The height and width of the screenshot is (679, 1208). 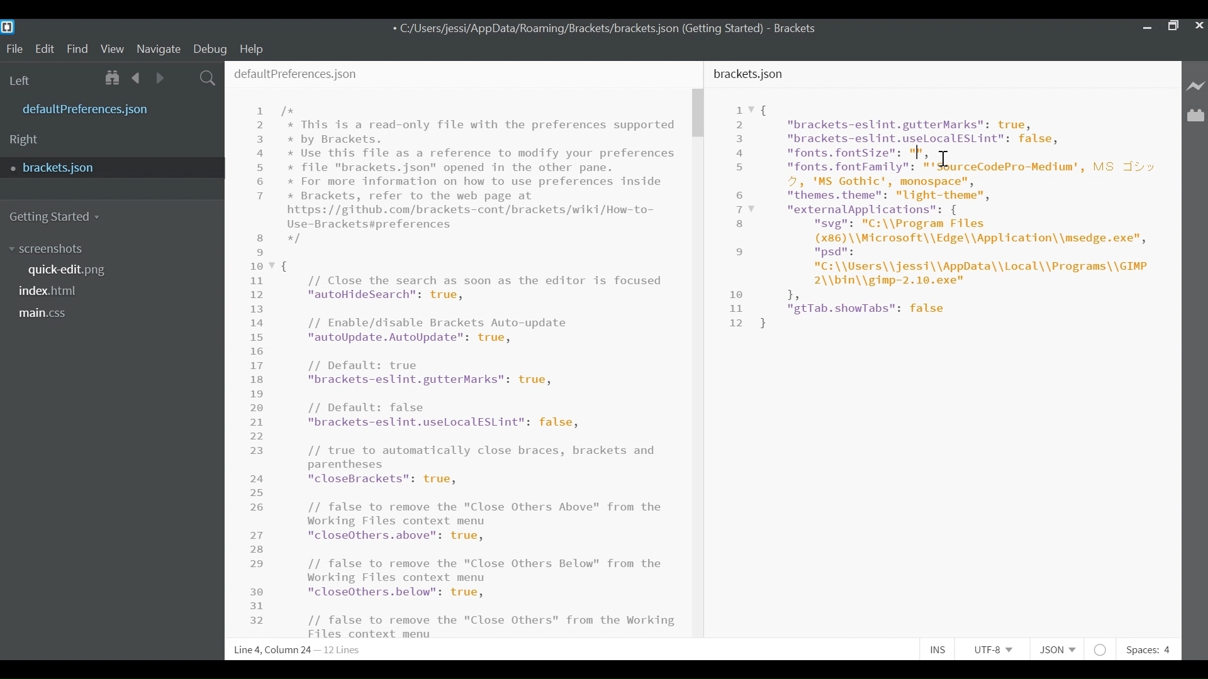 I want to click on Restore, so click(x=1172, y=25).